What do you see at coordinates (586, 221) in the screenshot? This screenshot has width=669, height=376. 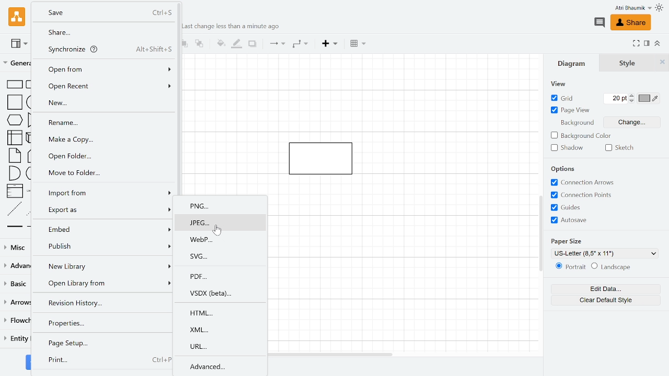 I see `Autosave` at bounding box center [586, 221].